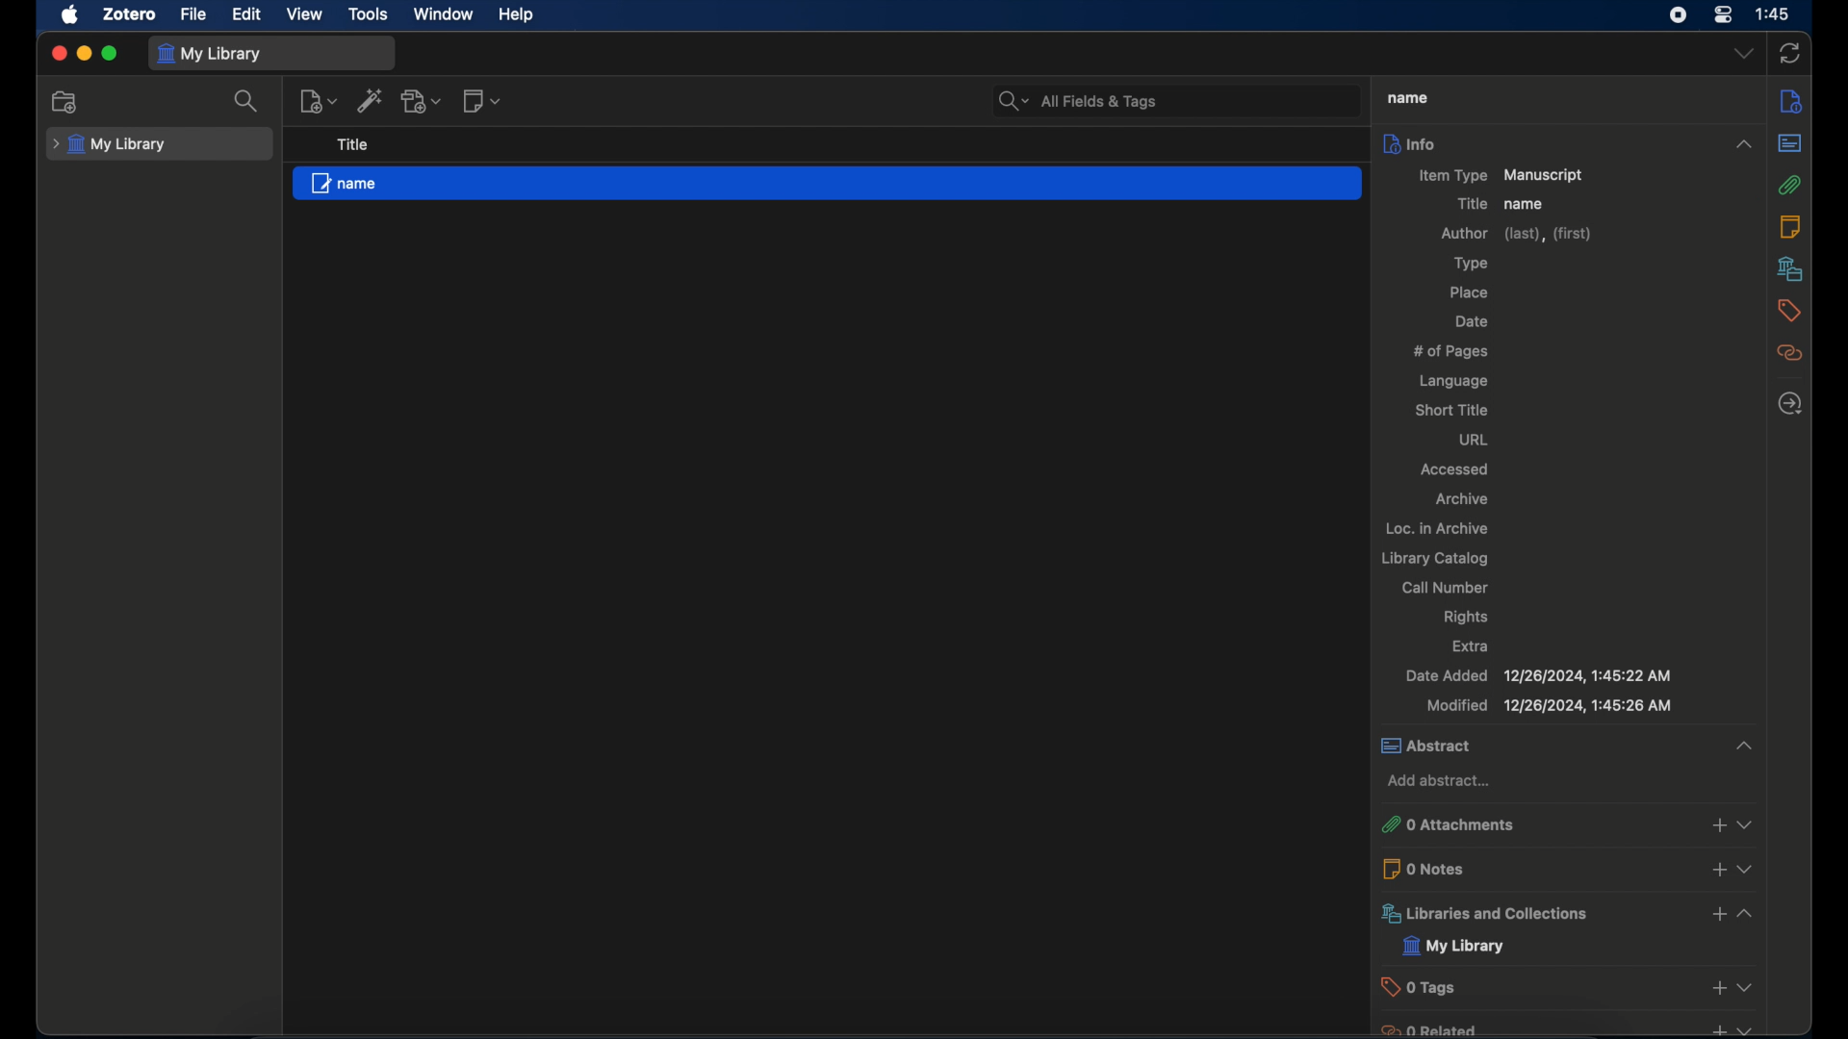  What do you see at coordinates (1790, 143) in the screenshot?
I see `abstract` at bounding box center [1790, 143].